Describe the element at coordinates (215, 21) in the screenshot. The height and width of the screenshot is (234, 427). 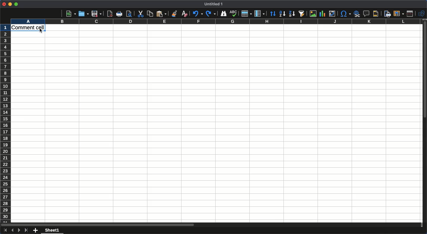
I see `Column` at that location.